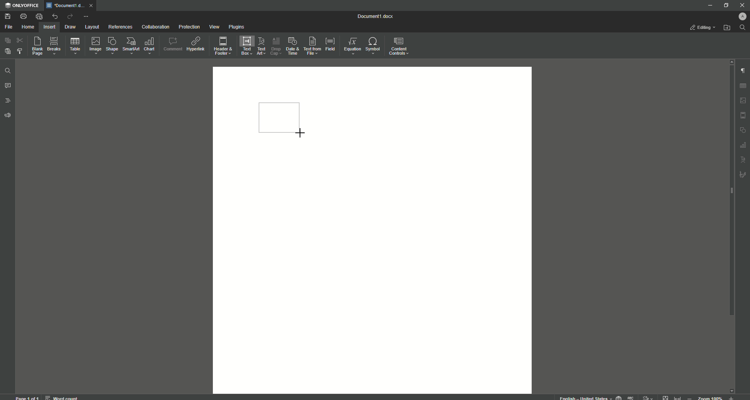 Image resolution: width=750 pixels, height=400 pixels. Describe the element at coordinates (311, 45) in the screenshot. I see `Text From File` at that location.